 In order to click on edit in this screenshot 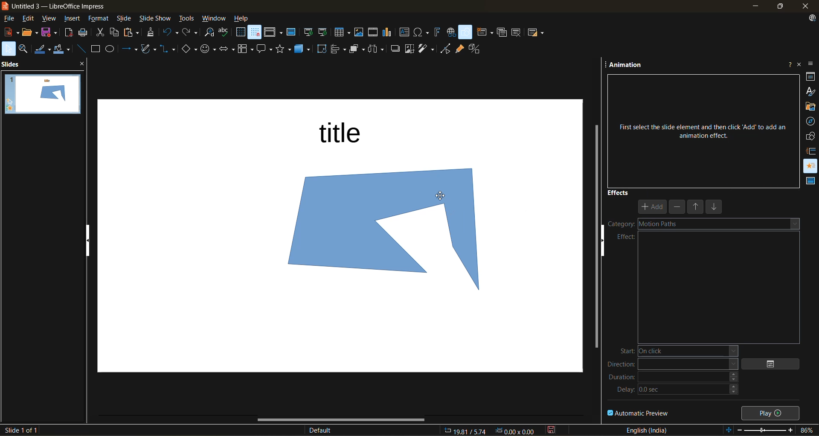, I will do `click(31, 19)`.